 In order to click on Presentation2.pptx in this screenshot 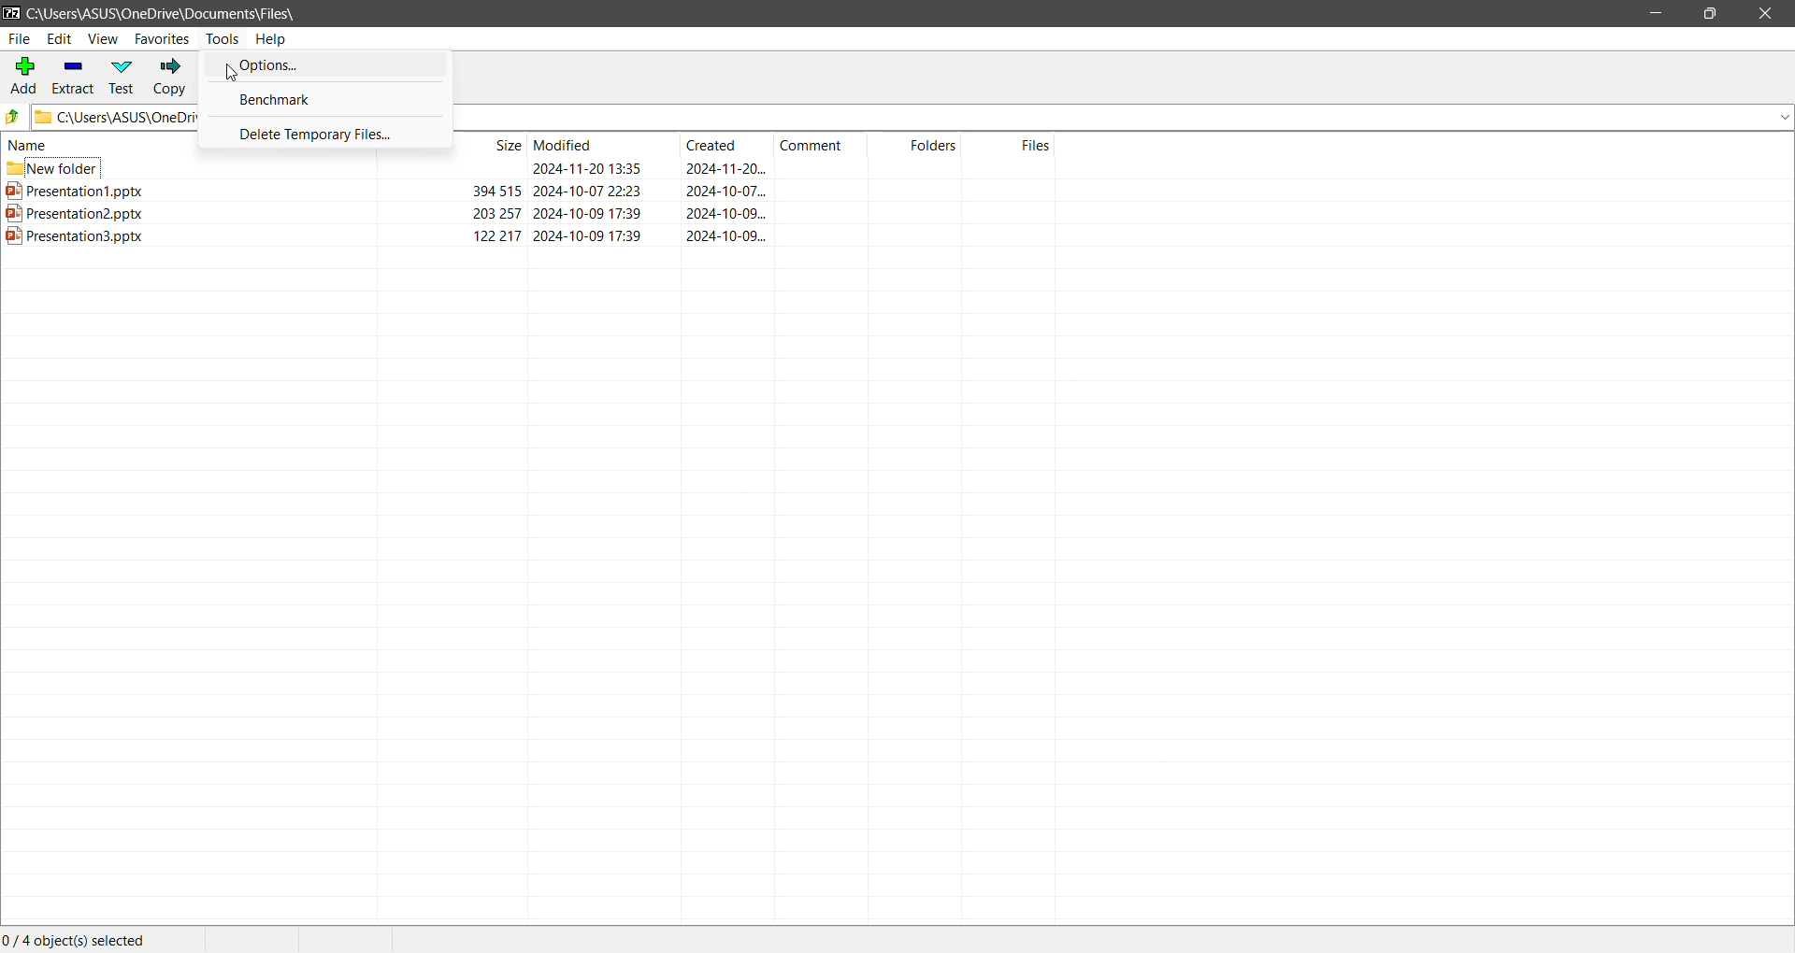, I will do `click(534, 215)`.